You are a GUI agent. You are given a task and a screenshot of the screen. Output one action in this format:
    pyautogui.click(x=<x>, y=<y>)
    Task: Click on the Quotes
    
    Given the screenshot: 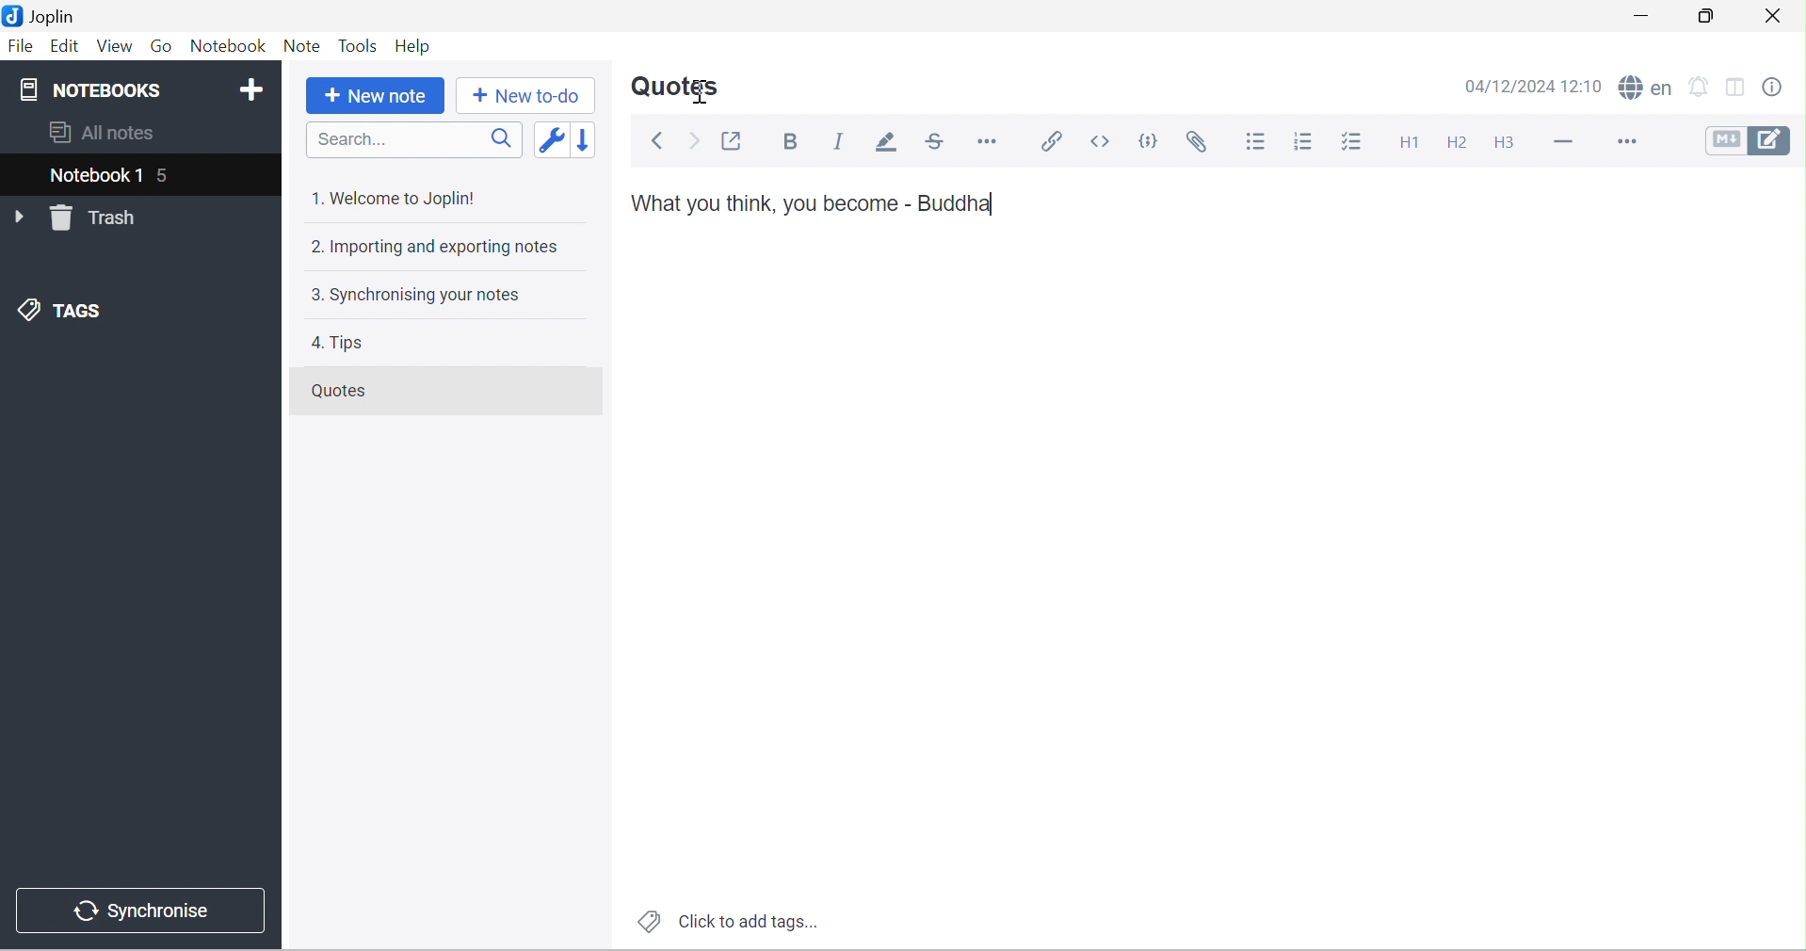 What is the action you would take?
    pyautogui.click(x=338, y=390)
    